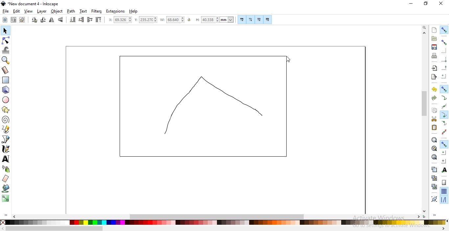  Describe the element at coordinates (82, 20) in the screenshot. I see `lower selection one step` at that location.